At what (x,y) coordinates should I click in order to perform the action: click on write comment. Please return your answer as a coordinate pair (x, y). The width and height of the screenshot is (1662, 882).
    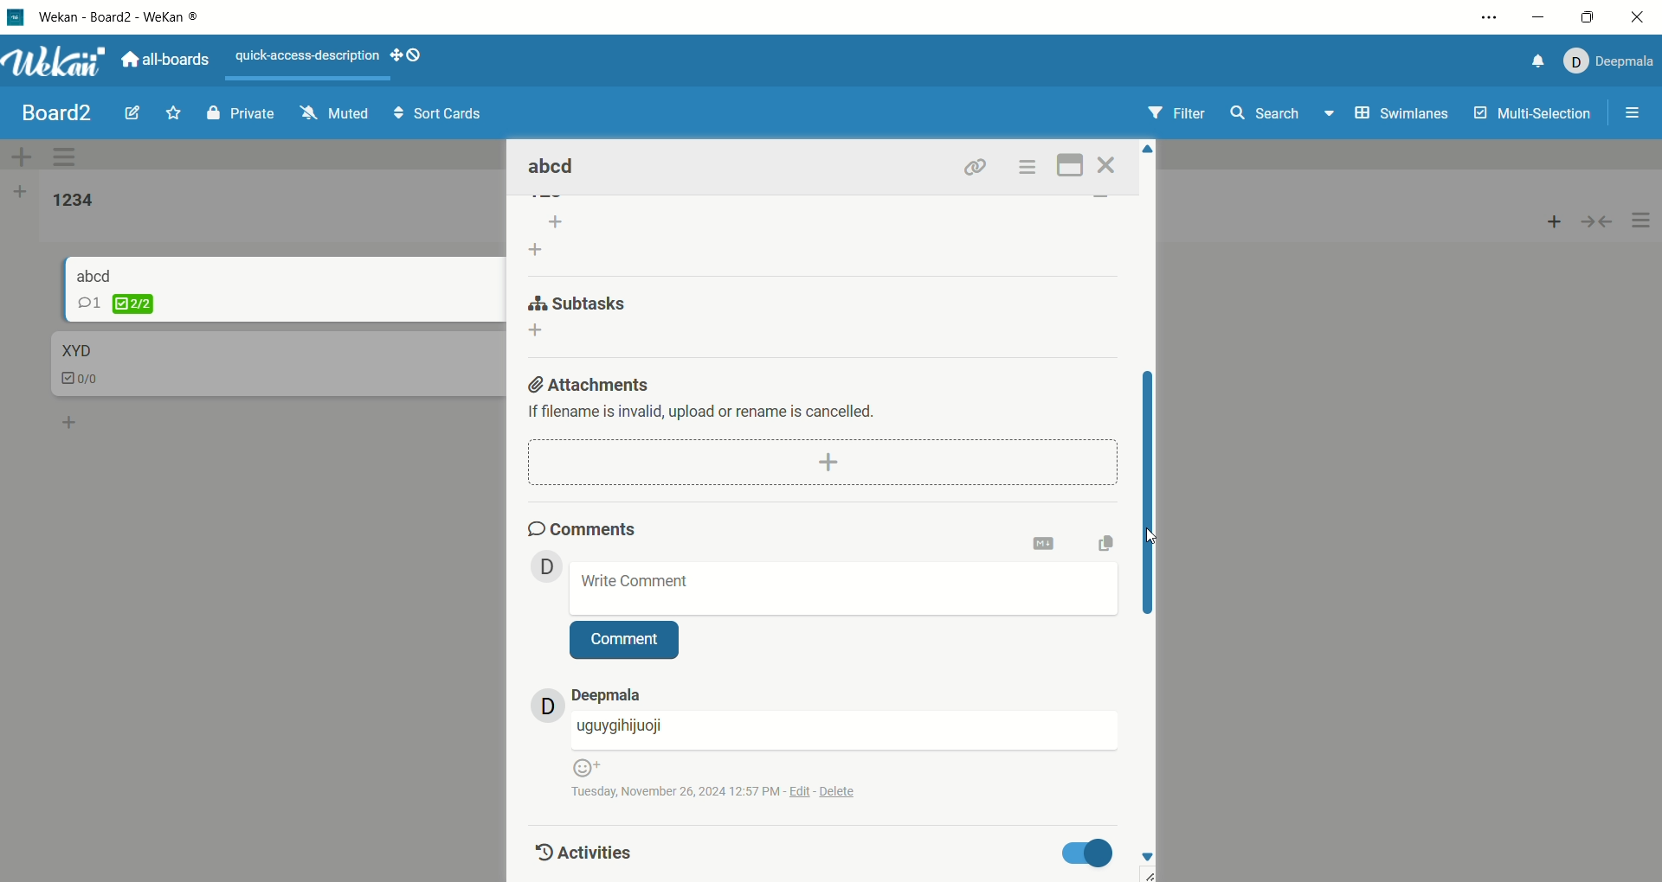
    Looking at the image, I should click on (845, 587).